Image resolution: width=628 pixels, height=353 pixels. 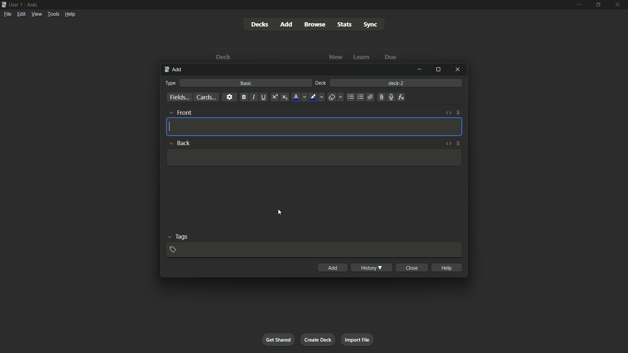 I want to click on history, so click(x=372, y=267).